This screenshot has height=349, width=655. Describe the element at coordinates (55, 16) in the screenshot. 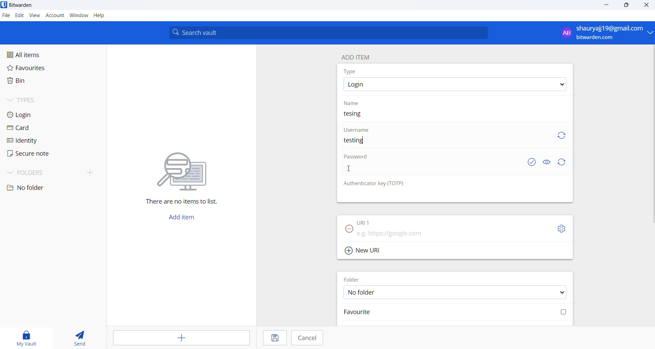

I see `account` at that location.